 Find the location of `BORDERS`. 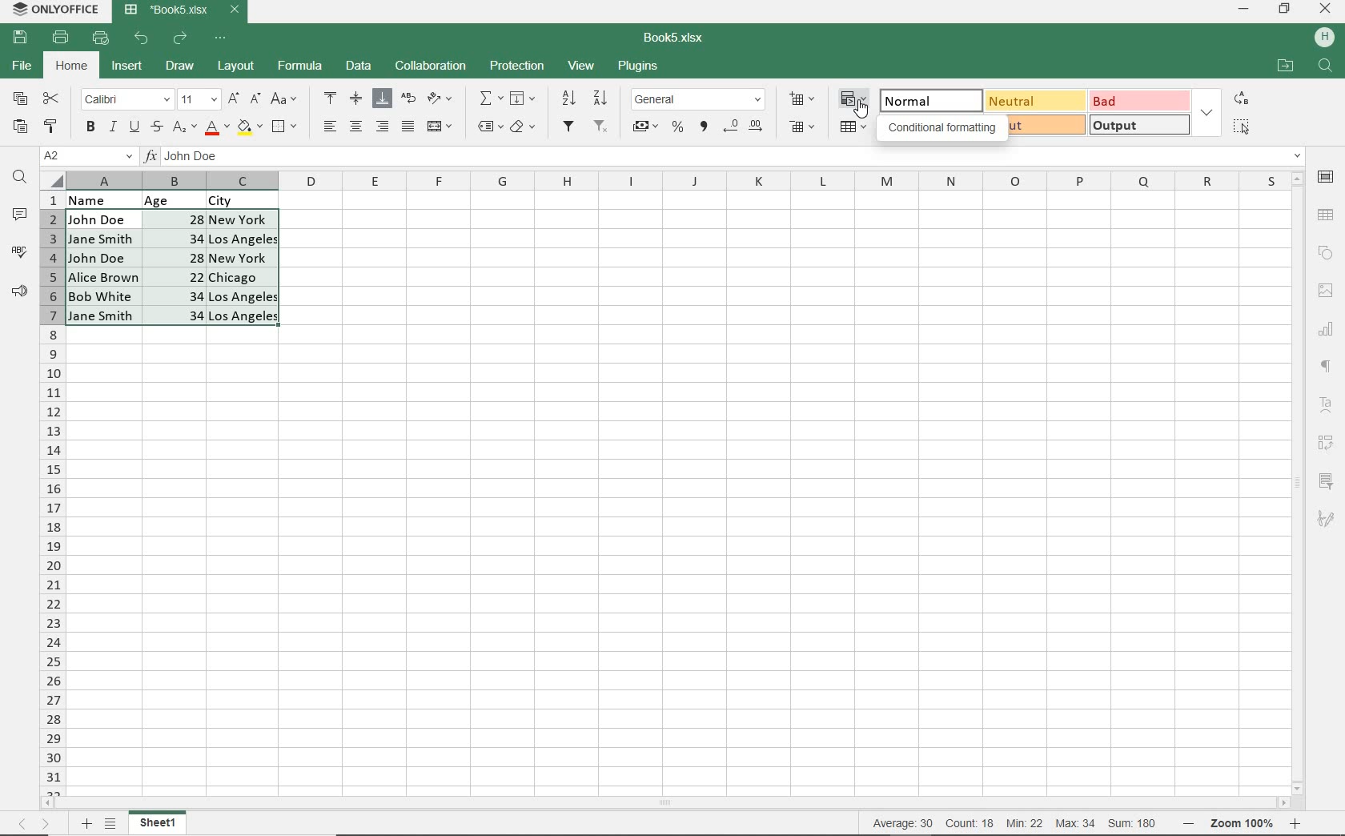

BORDERS is located at coordinates (287, 127).